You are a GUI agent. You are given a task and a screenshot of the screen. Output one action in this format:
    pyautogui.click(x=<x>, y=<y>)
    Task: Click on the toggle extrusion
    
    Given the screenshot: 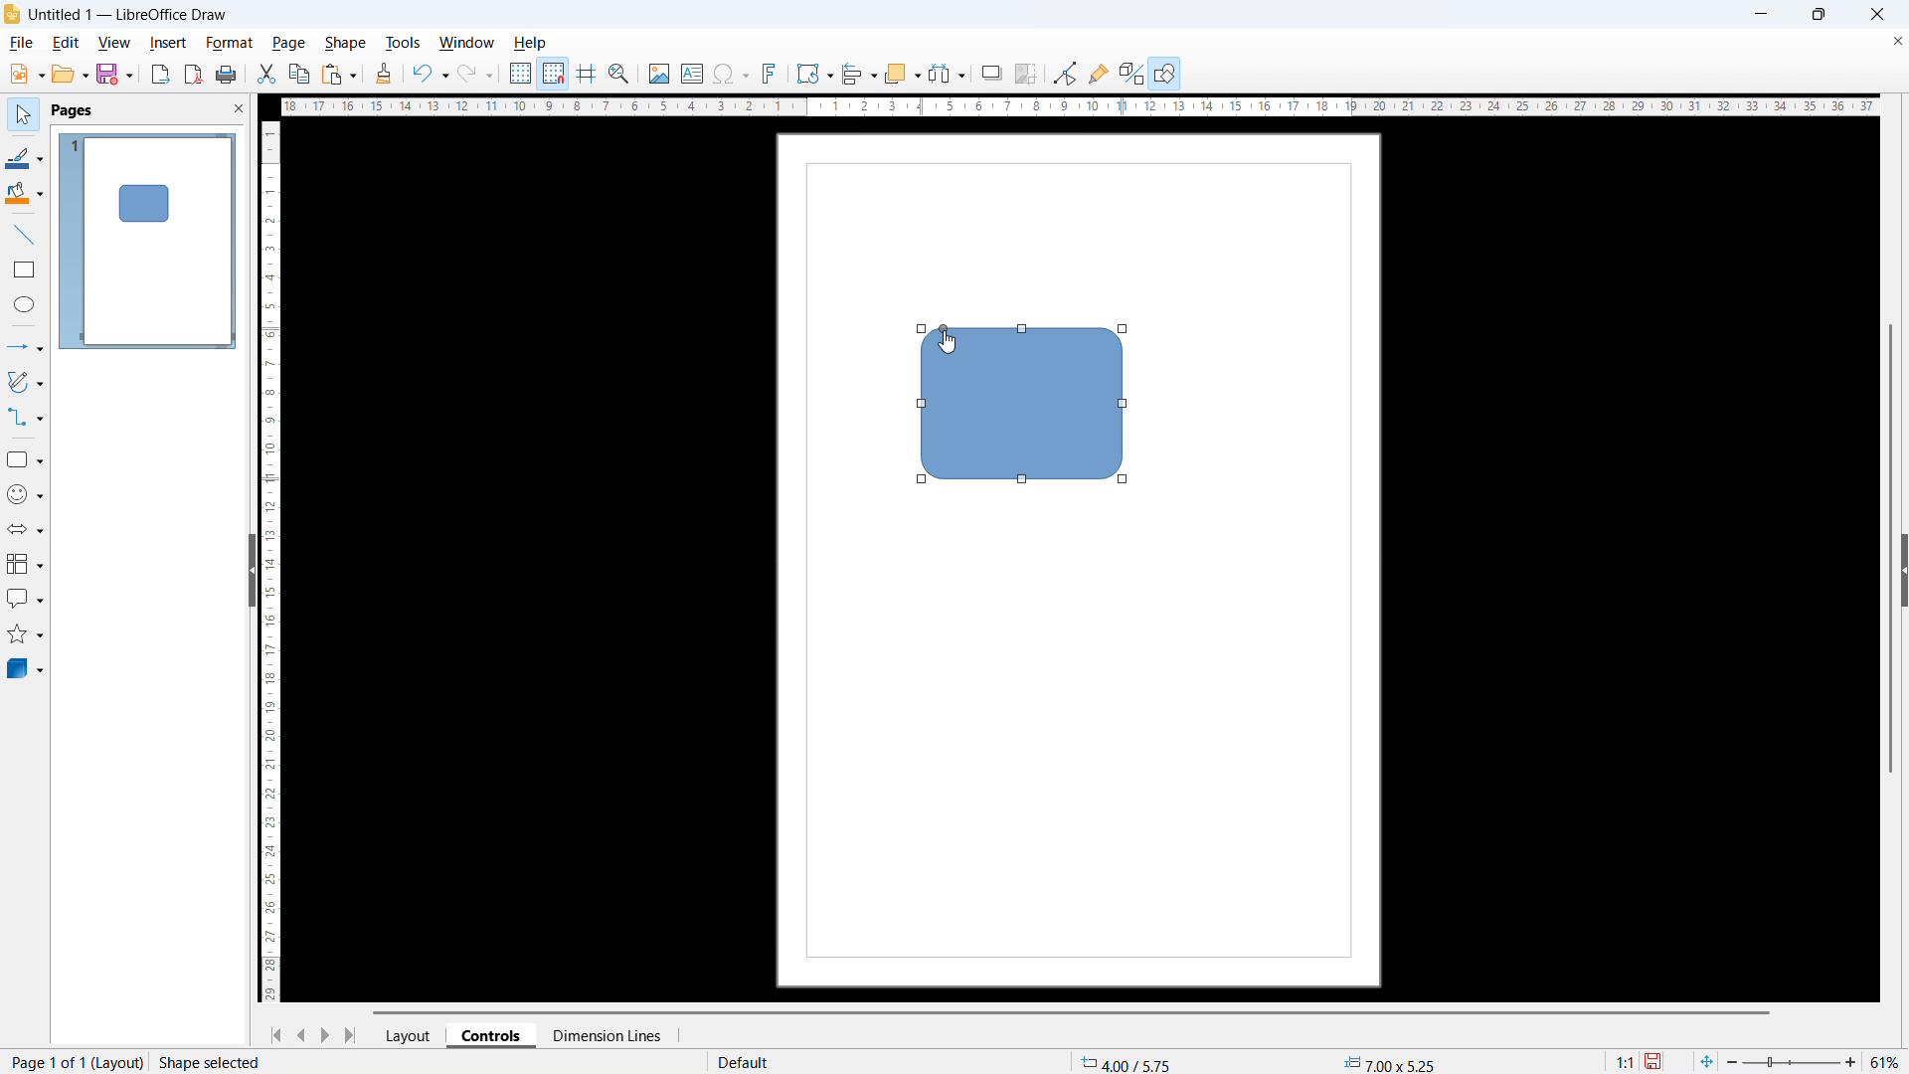 What is the action you would take?
    pyautogui.click(x=1131, y=73)
    